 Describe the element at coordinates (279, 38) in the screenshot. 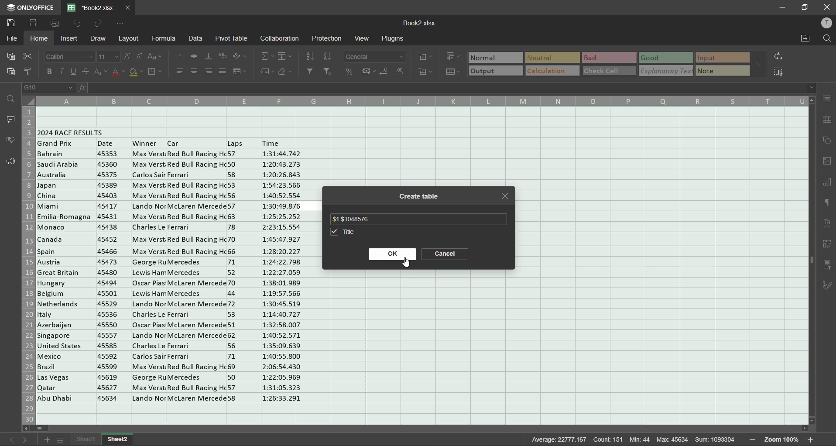

I see `collaboration` at that location.